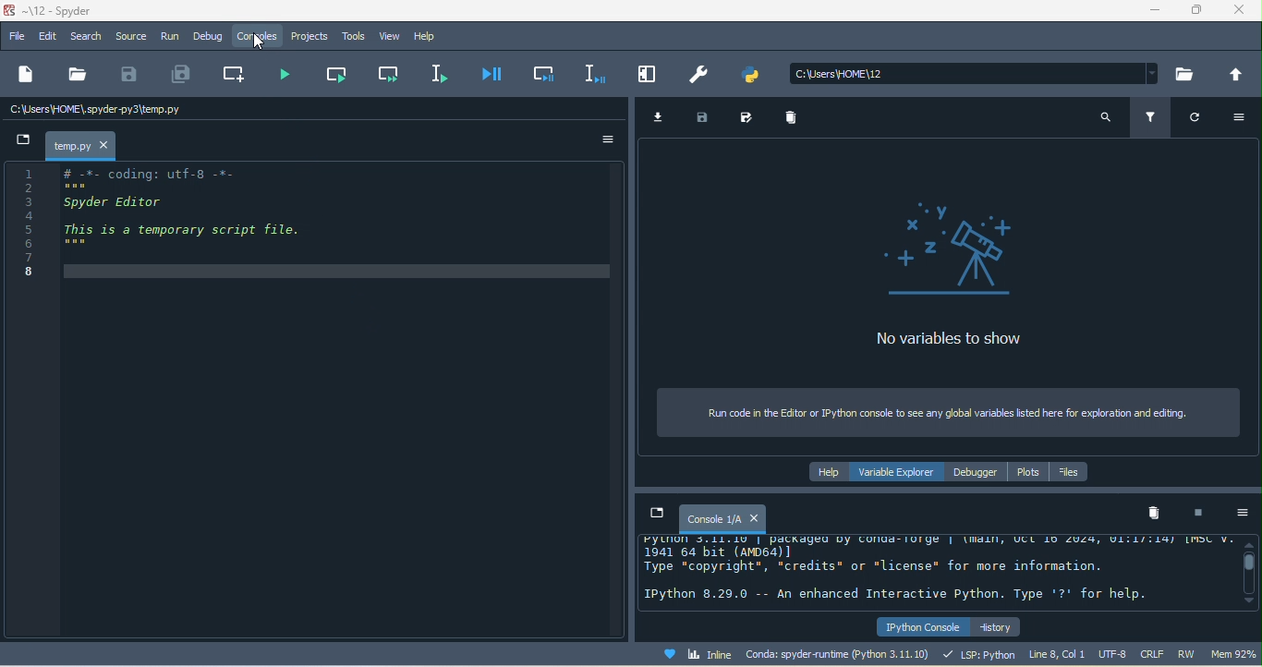 The height and width of the screenshot is (667, 1262). Describe the element at coordinates (336, 77) in the screenshot. I see `run current cell` at that location.